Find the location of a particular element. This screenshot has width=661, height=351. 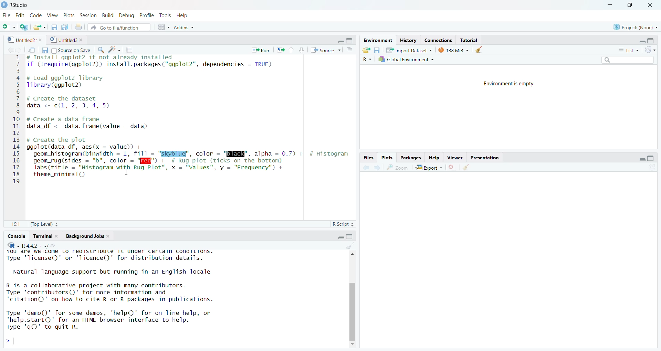

up is located at coordinates (292, 50).